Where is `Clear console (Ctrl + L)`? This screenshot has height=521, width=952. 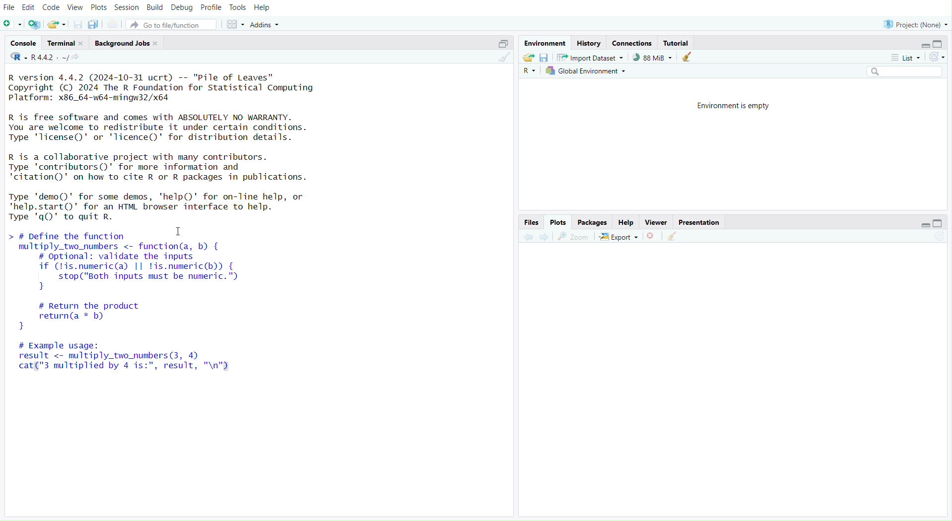 Clear console (Ctrl + L) is located at coordinates (502, 58).